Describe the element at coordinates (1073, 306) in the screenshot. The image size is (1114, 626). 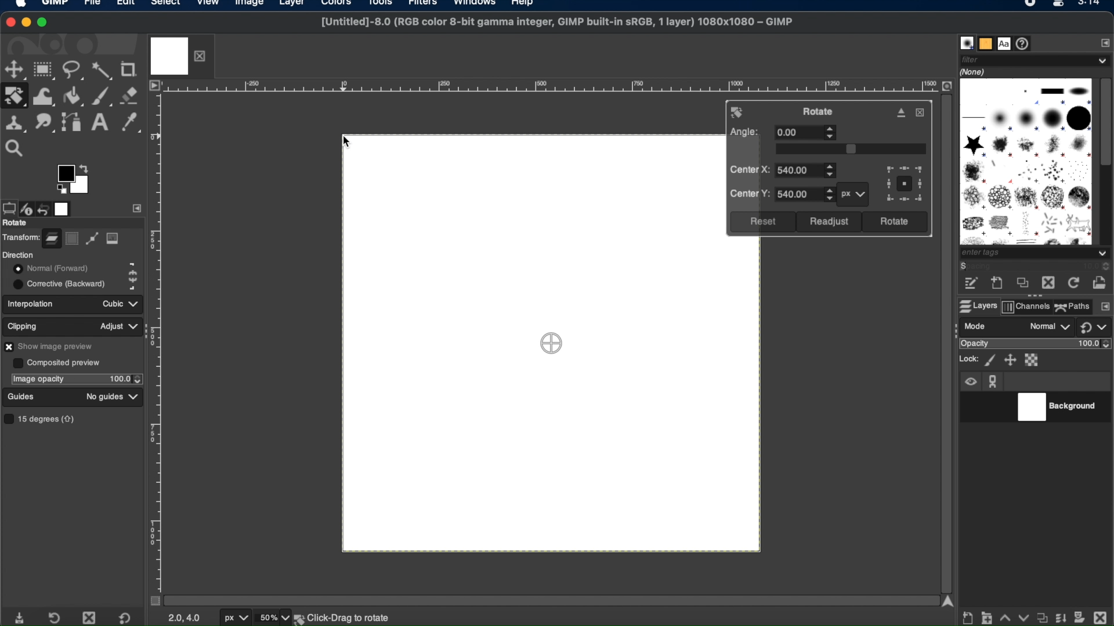
I see `paths` at that location.